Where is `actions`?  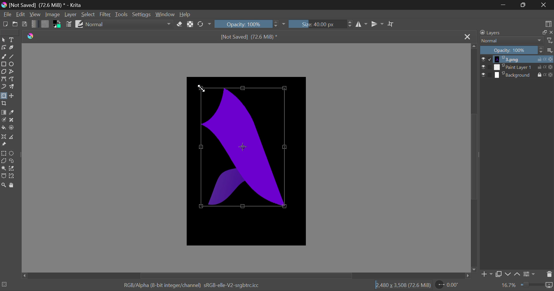
actions is located at coordinates (545, 75).